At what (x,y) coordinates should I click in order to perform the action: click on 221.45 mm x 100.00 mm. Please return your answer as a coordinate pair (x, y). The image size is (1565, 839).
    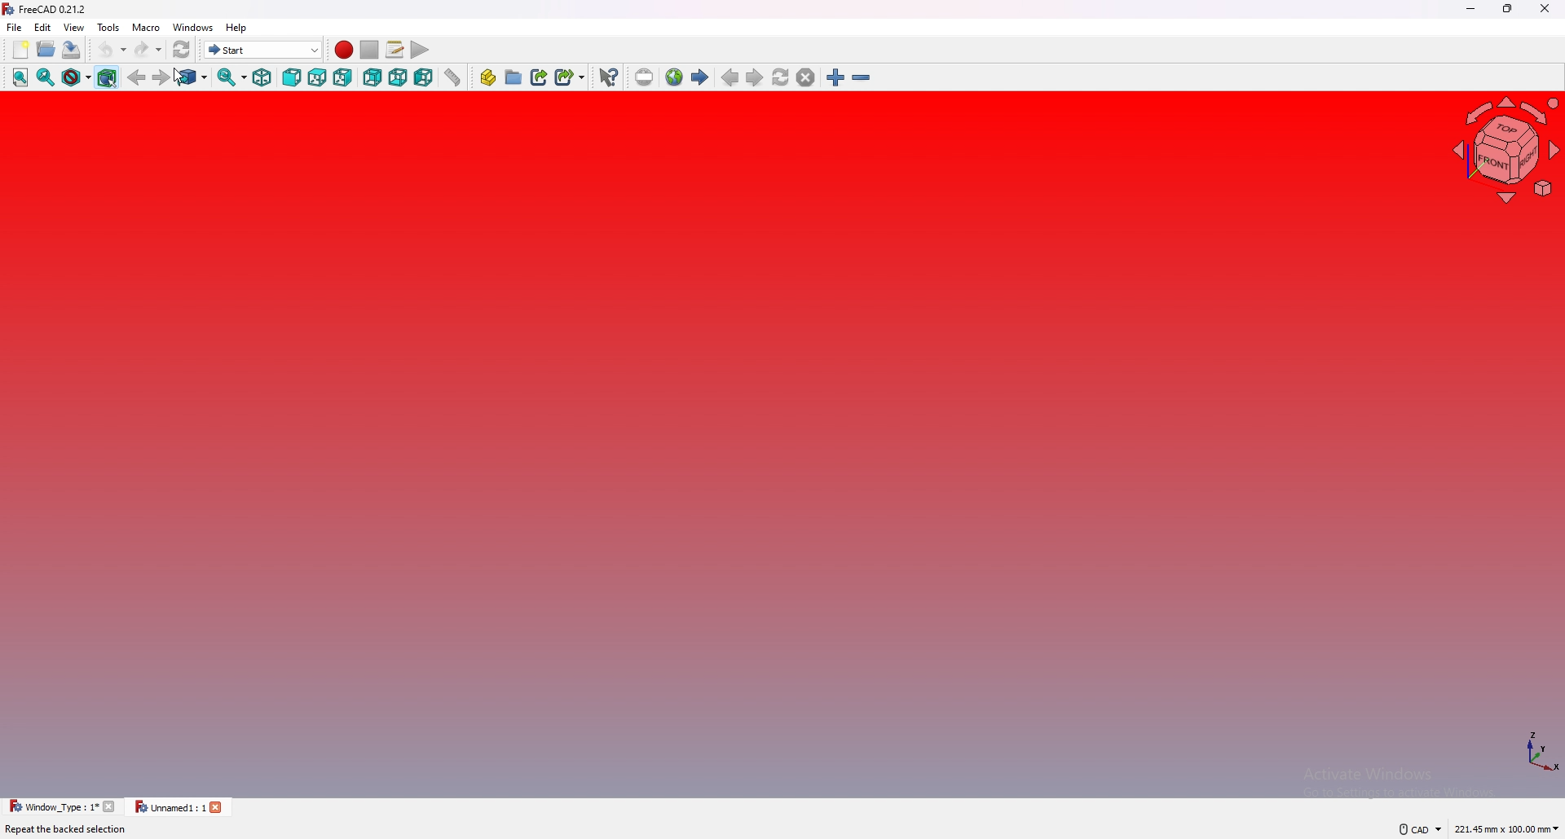
    Looking at the image, I should click on (1508, 827).